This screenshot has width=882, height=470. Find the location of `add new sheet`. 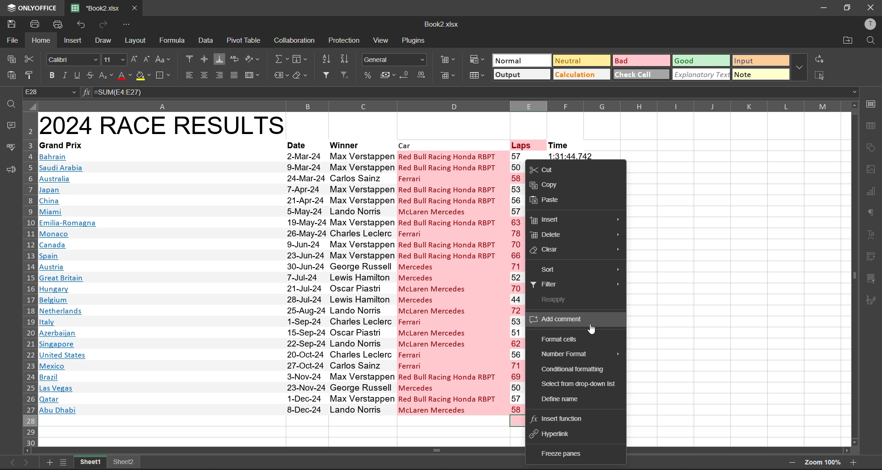

add new sheet is located at coordinates (49, 463).